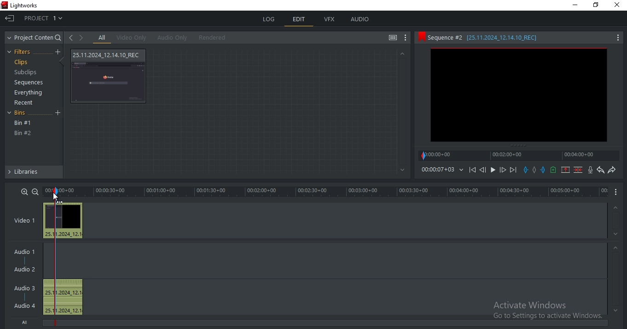 The width and height of the screenshot is (627, 329). I want to click on Exit, so click(10, 18).